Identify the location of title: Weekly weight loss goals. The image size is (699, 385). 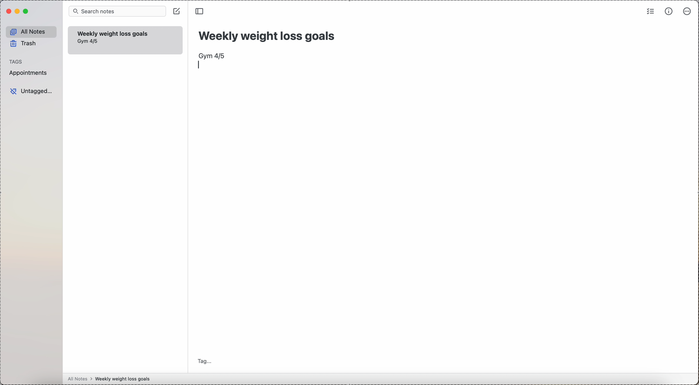
(268, 34).